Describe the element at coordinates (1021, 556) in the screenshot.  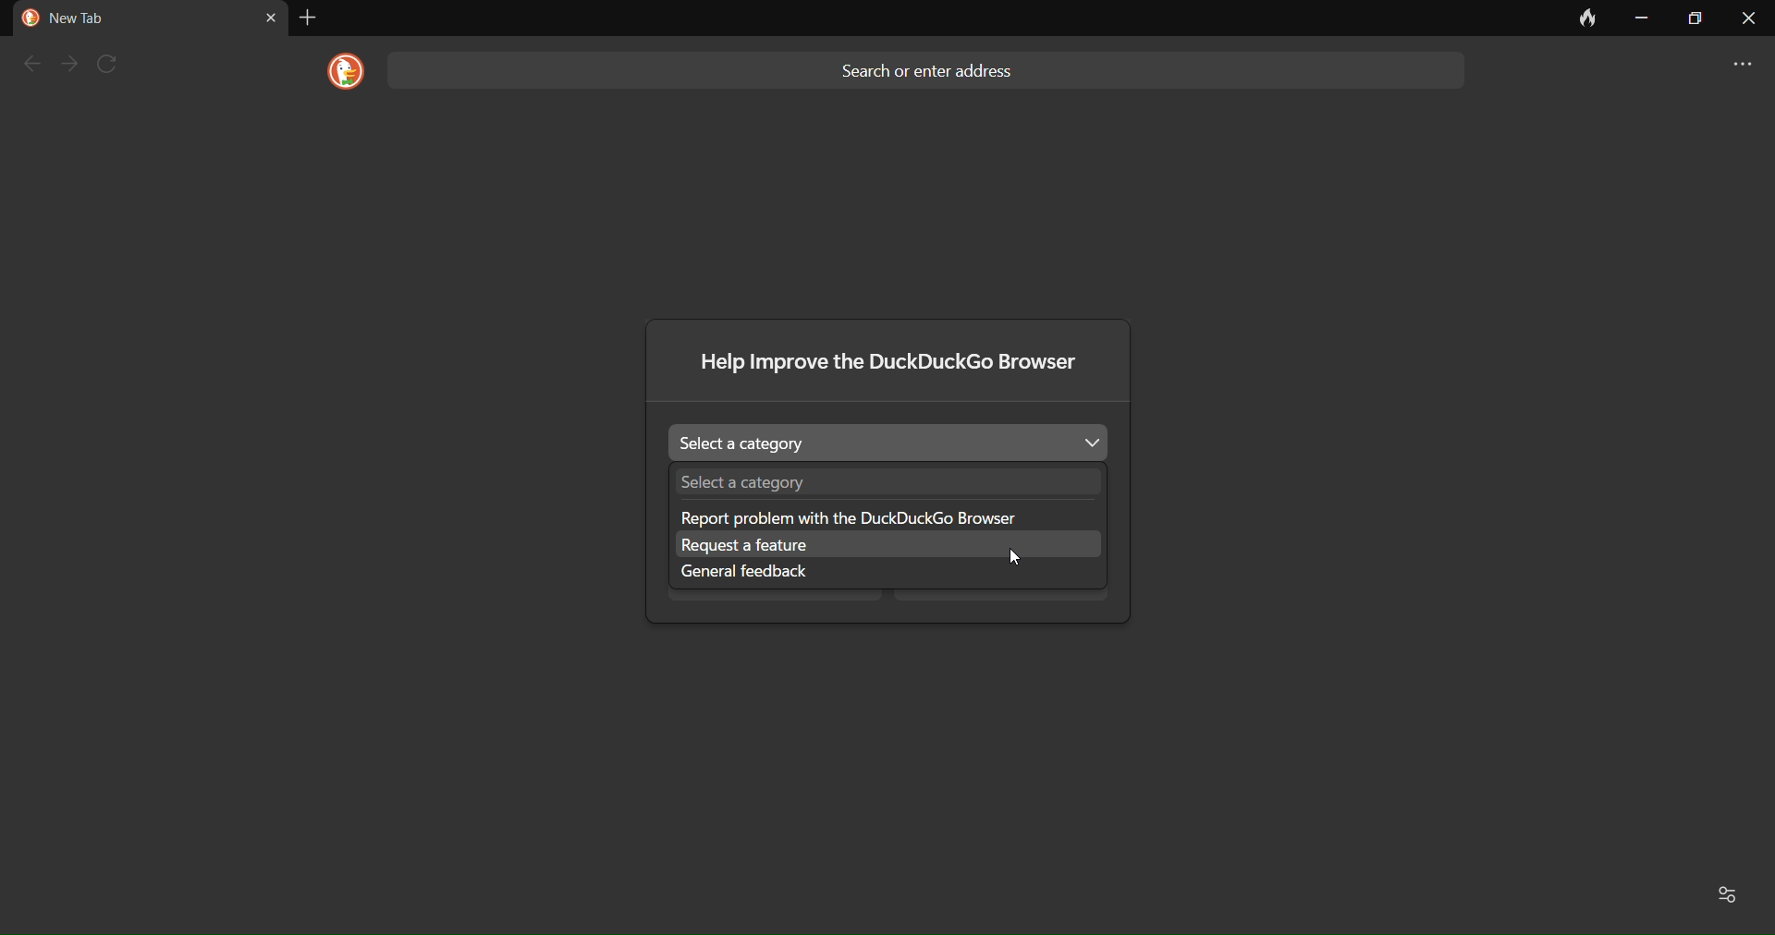
I see `cursor` at that location.